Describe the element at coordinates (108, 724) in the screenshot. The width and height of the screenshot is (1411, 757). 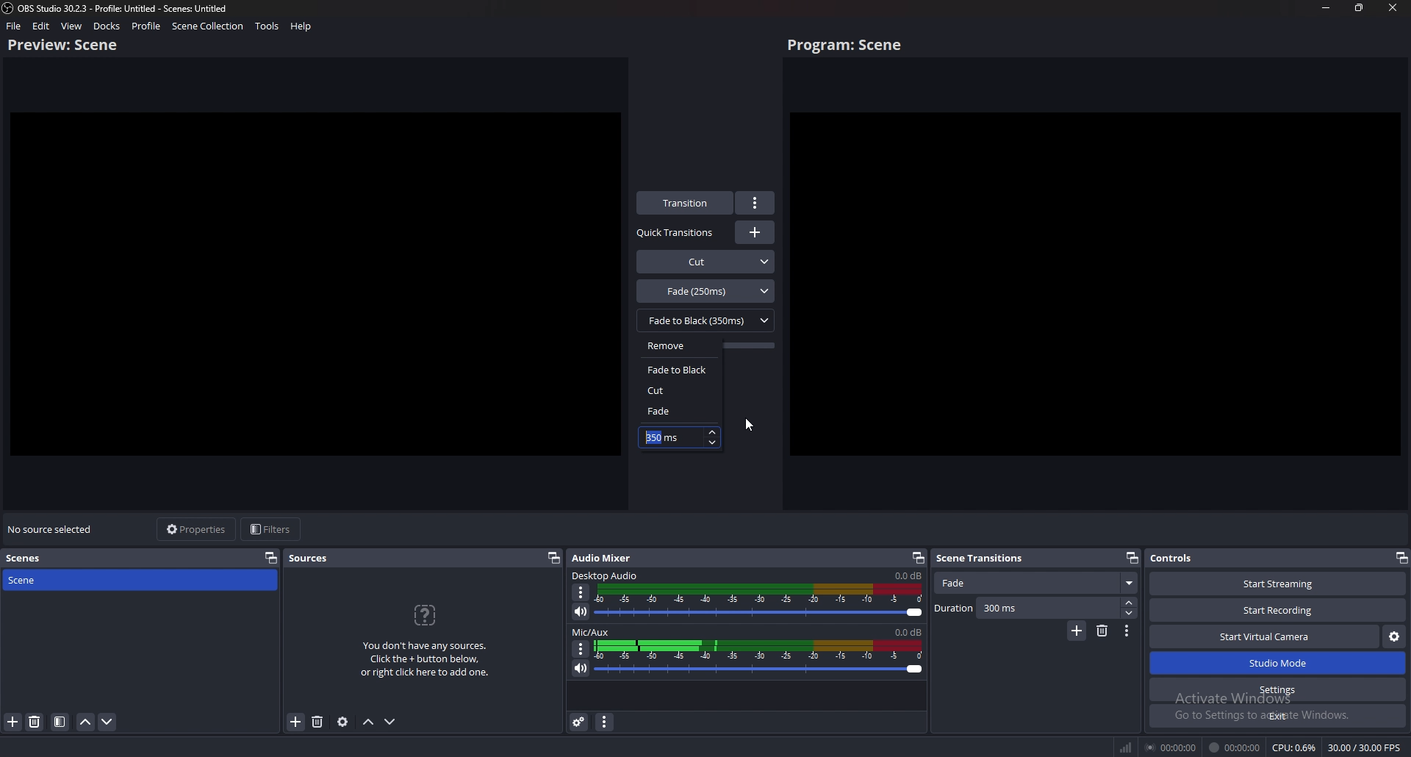
I see `move scene down` at that location.